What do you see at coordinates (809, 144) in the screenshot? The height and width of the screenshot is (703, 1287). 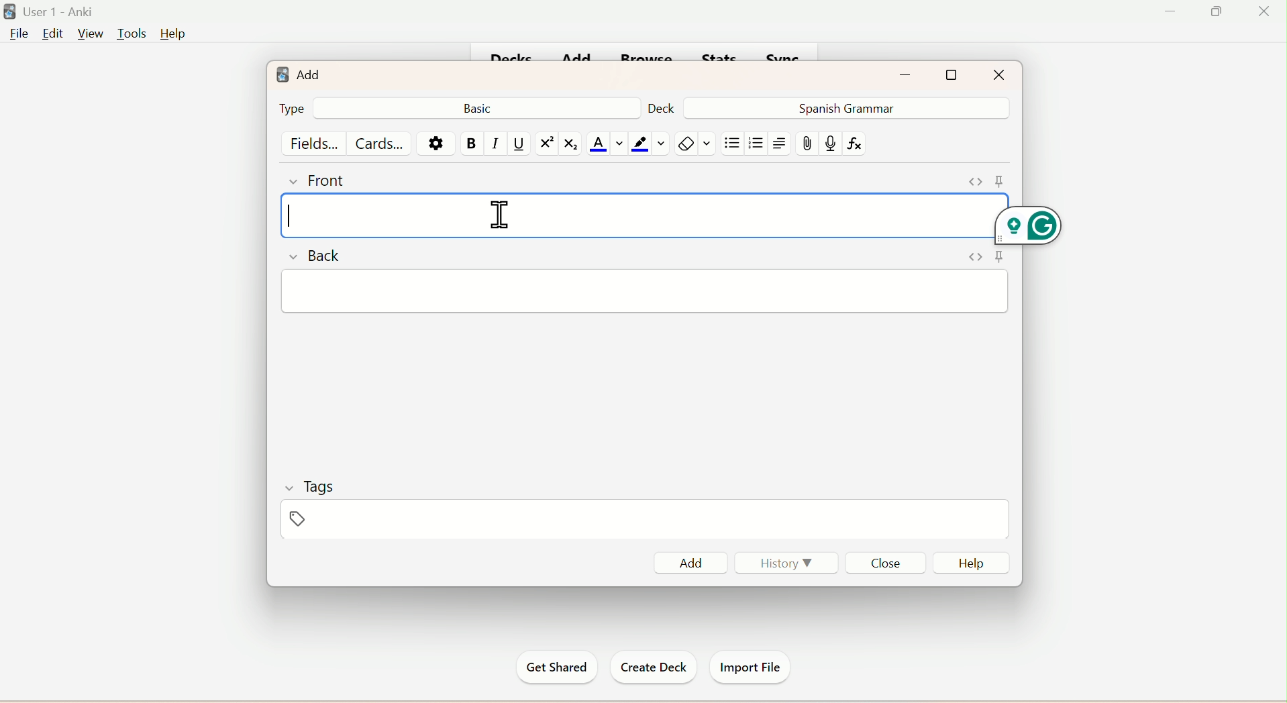 I see `Attach` at bounding box center [809, 144].